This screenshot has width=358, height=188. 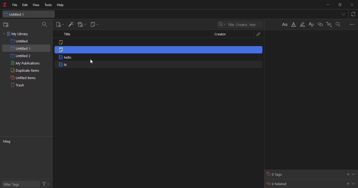 I want to click on edit, so click(x=25, y=5).